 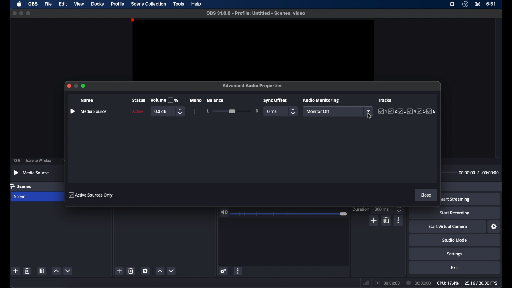 What do you see at coordinates (98, 4) in the screenshot?
I see `docks` at bounding box center [98, 4].